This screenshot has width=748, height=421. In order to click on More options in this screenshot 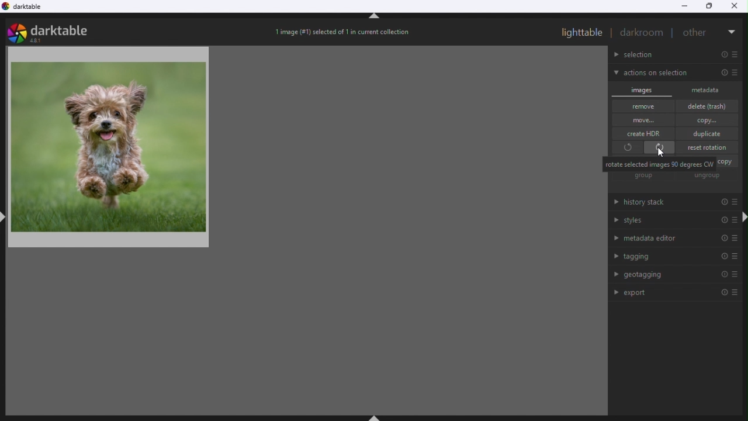, I will do `click(732, 29)`.